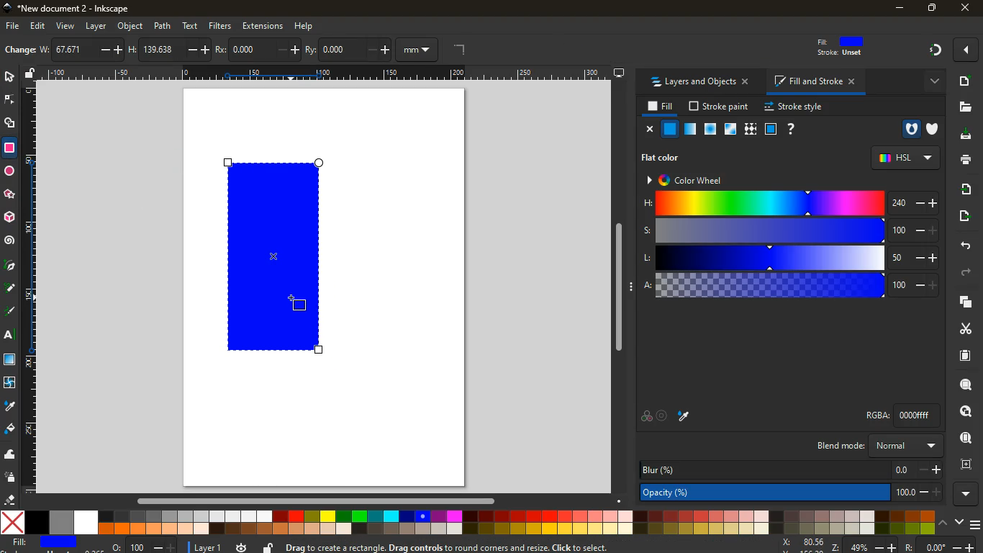 This screenshot has width=983, height=553. What do you see at coordinates (11, 361) in the screenshot?
I see `window` at bounding box center [11, 361].